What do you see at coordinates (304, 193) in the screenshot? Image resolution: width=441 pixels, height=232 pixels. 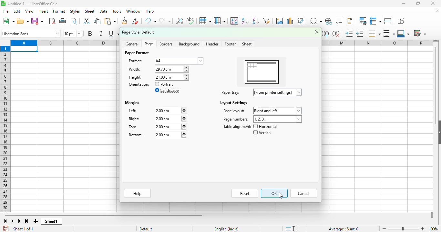 I see `cancel` at bounding box center [304, 193].